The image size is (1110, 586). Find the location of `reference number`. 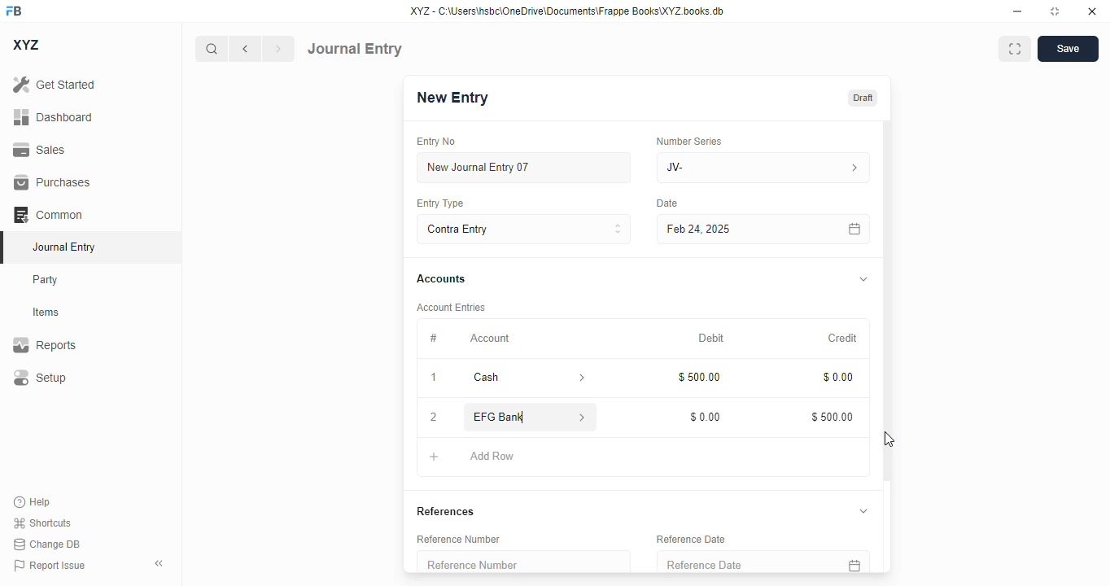

reference number is located at coordinates (457, 538).